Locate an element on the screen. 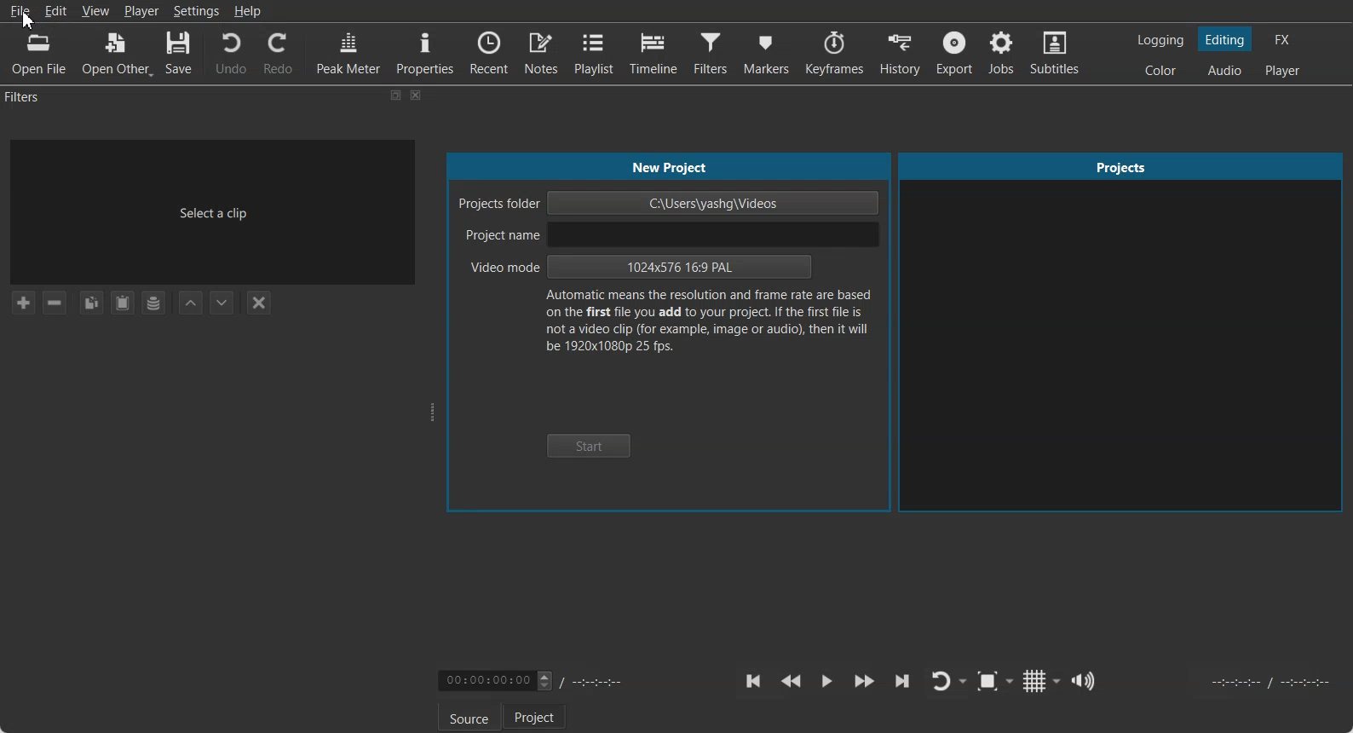 The width and height of the screenshot is (1353, 733). Switch to the Player only layout is located at coordinates (1284, 72).